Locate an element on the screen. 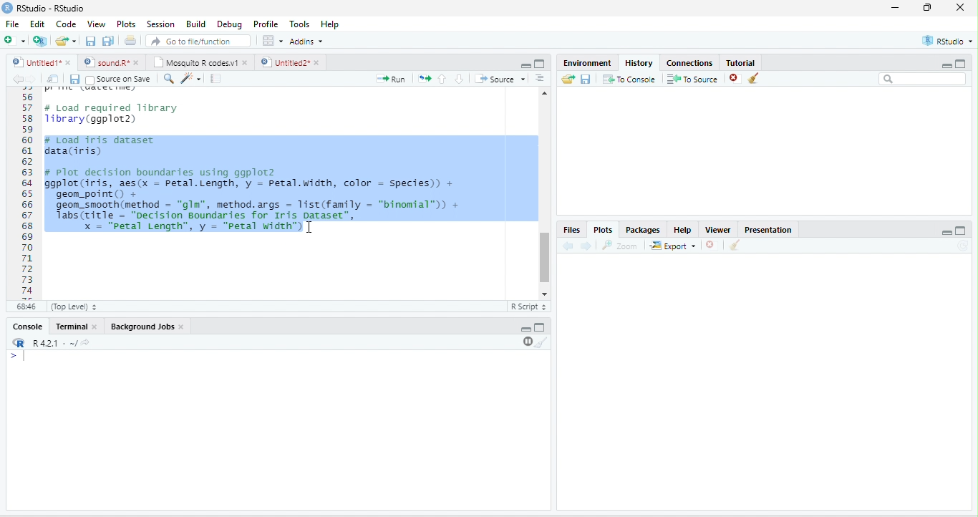 The width and height of the screenshot is (978, 517). open file is located at coordinates (66, 41).